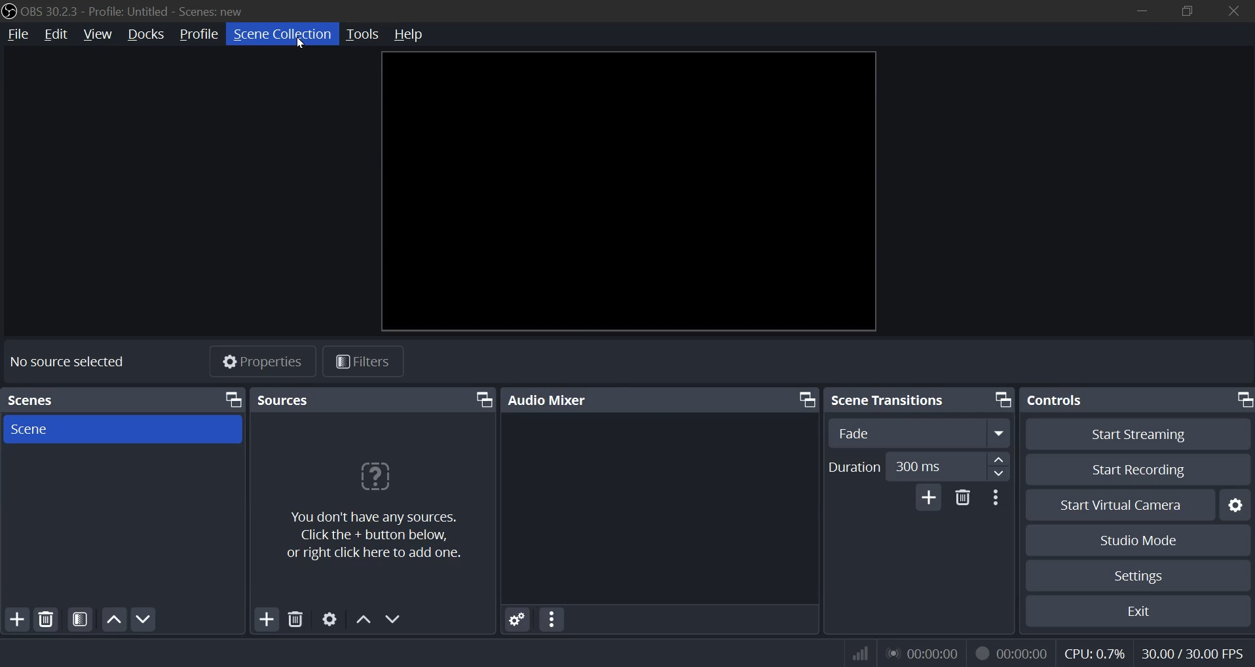  Describe the element at coordinates (854, 653) in the screenshot. I see `wifi` at that location.